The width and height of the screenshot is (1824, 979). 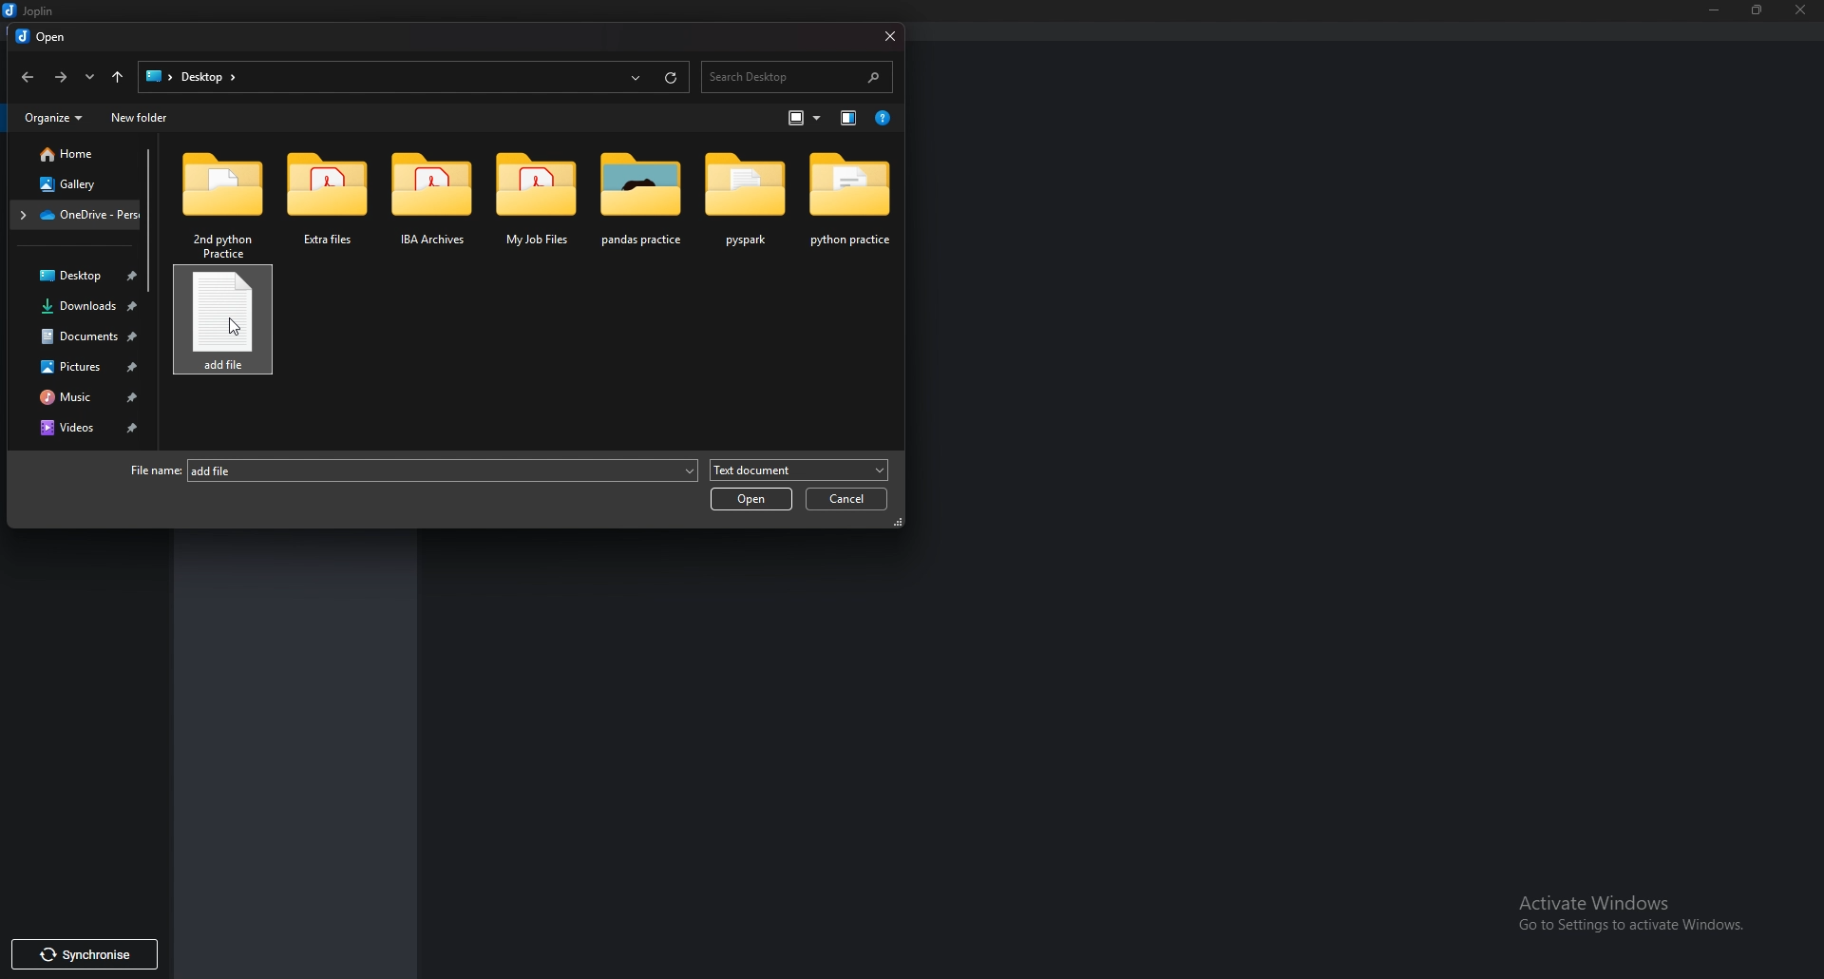 What do you see at coordinates (1718, 9) in the screenshot?
I see `Minimize` at bounding box center [1718, 9].